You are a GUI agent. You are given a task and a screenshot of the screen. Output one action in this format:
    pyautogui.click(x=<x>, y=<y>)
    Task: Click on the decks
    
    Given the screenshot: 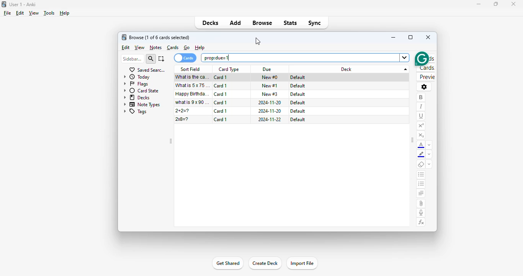 What is the action you would take?
    pyautogui.click(x=211, y=23)
    